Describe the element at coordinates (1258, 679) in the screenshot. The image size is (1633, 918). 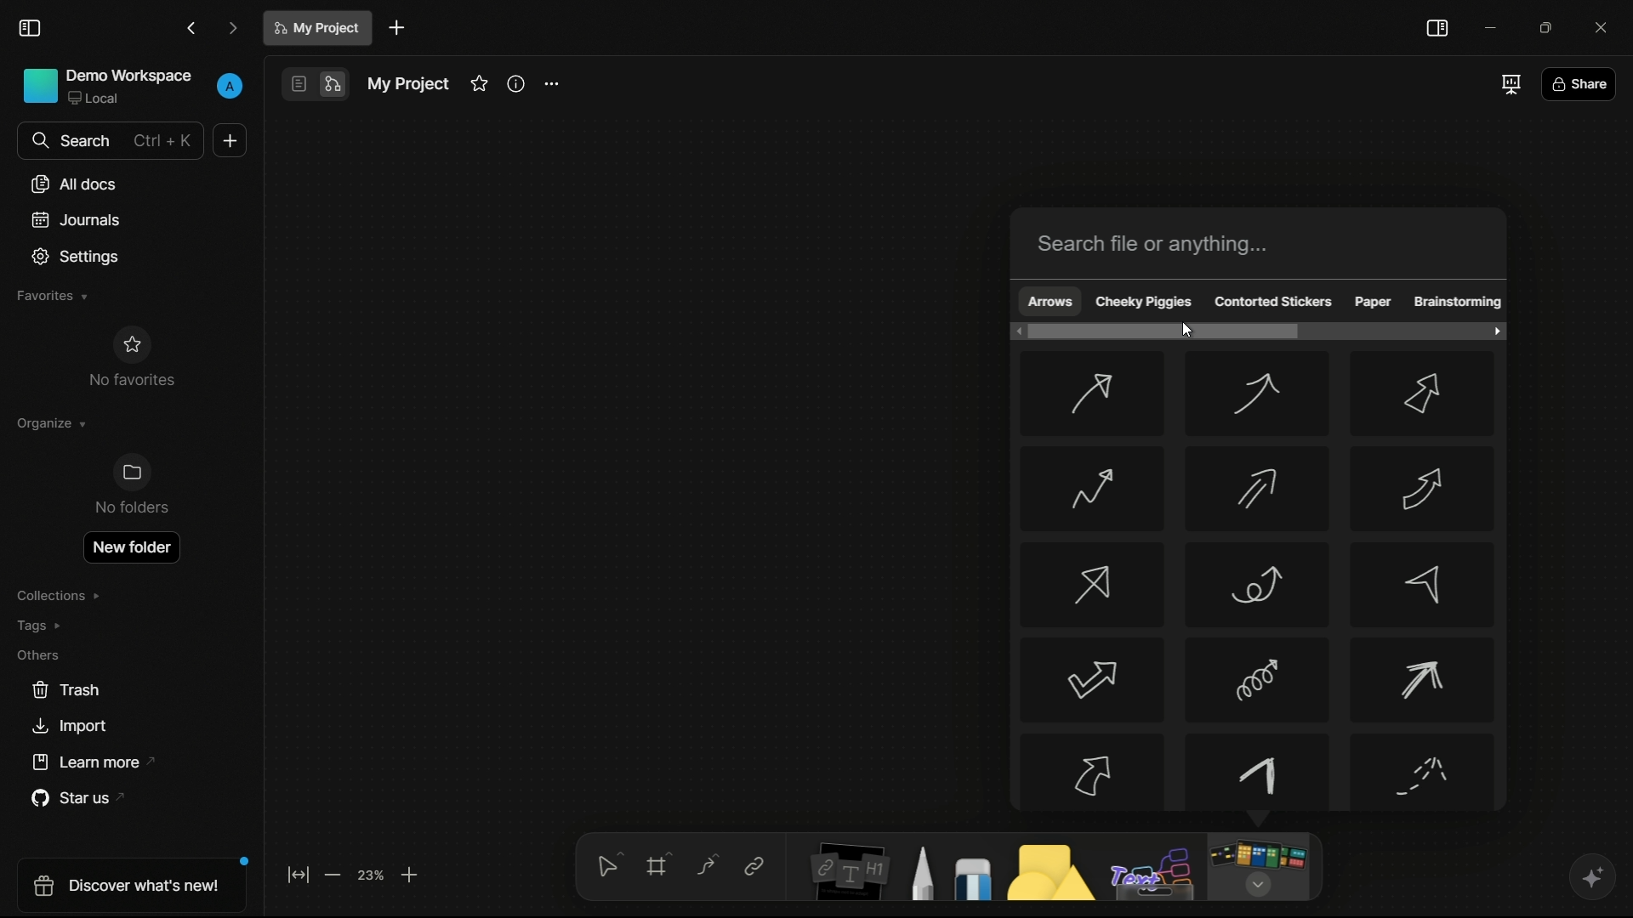
I see `arrow-11` at that location.